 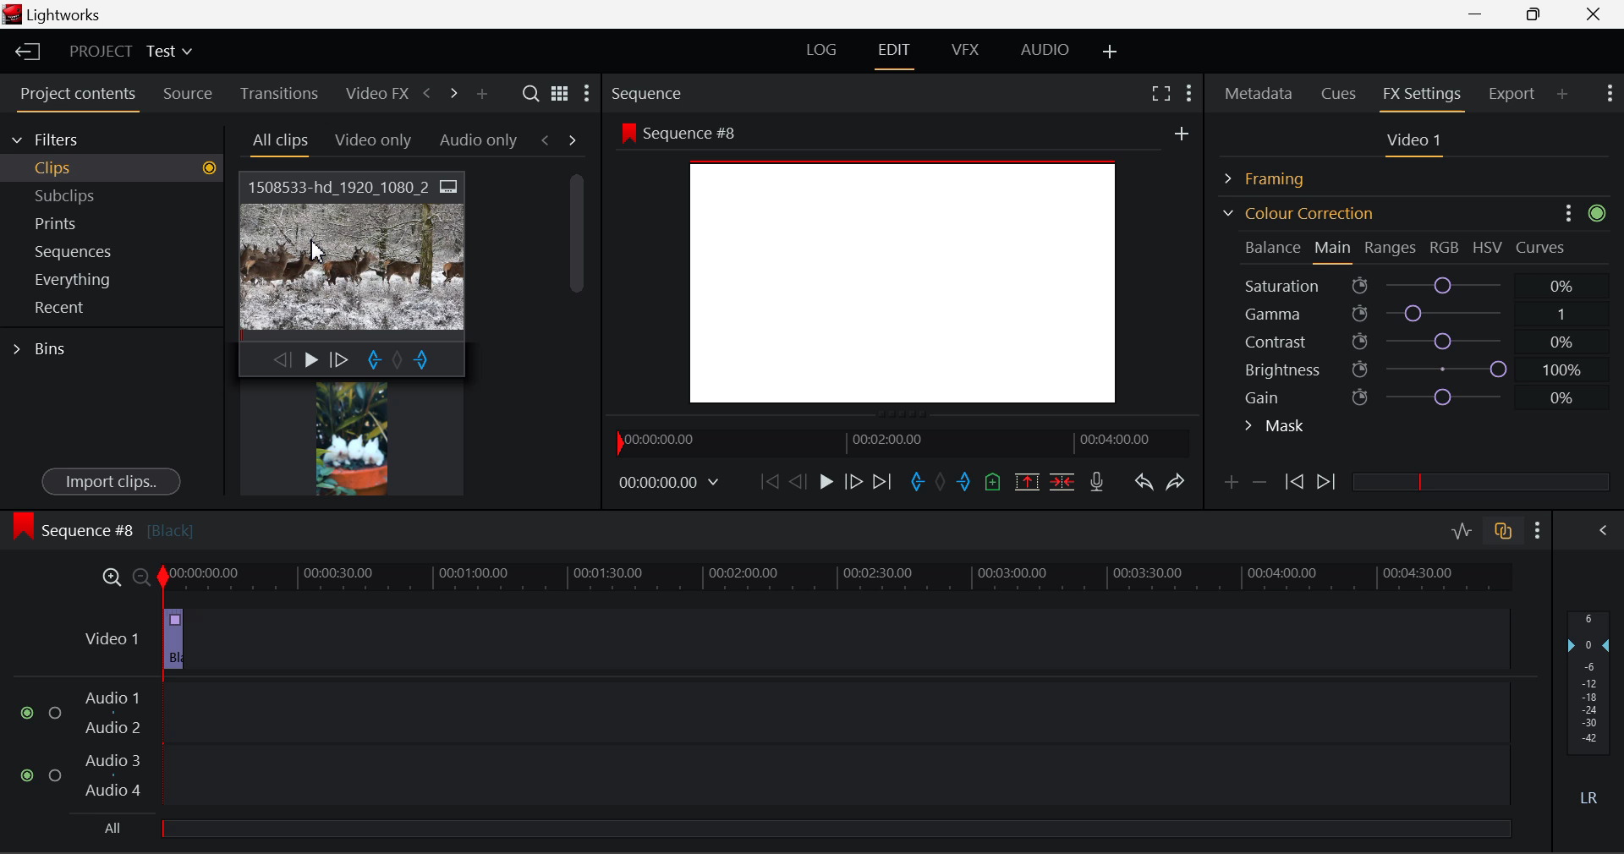 What do you see at coordinates (533, 94) in the screenshot?
I see `Search` at bounding box center [533, 94].